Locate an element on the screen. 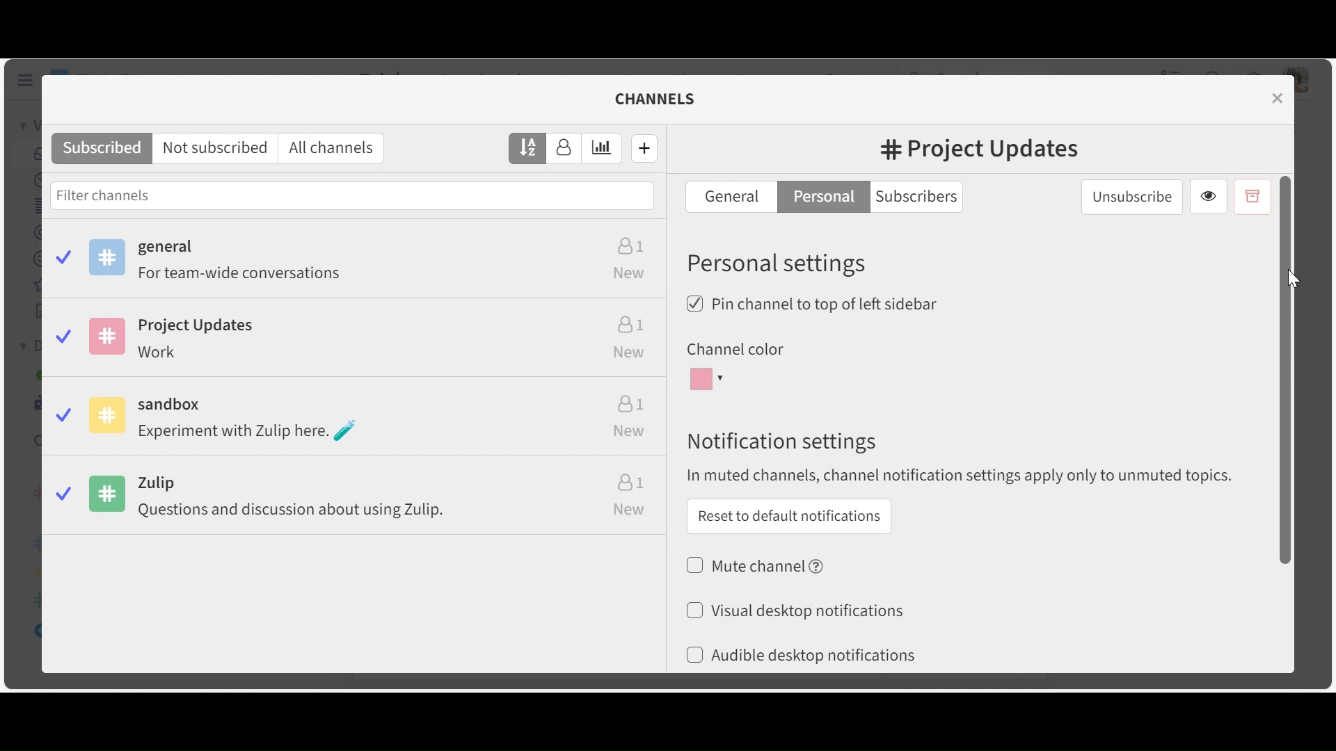 The image size is (1336, 751). #Channel is located at coordinates (979, 151).